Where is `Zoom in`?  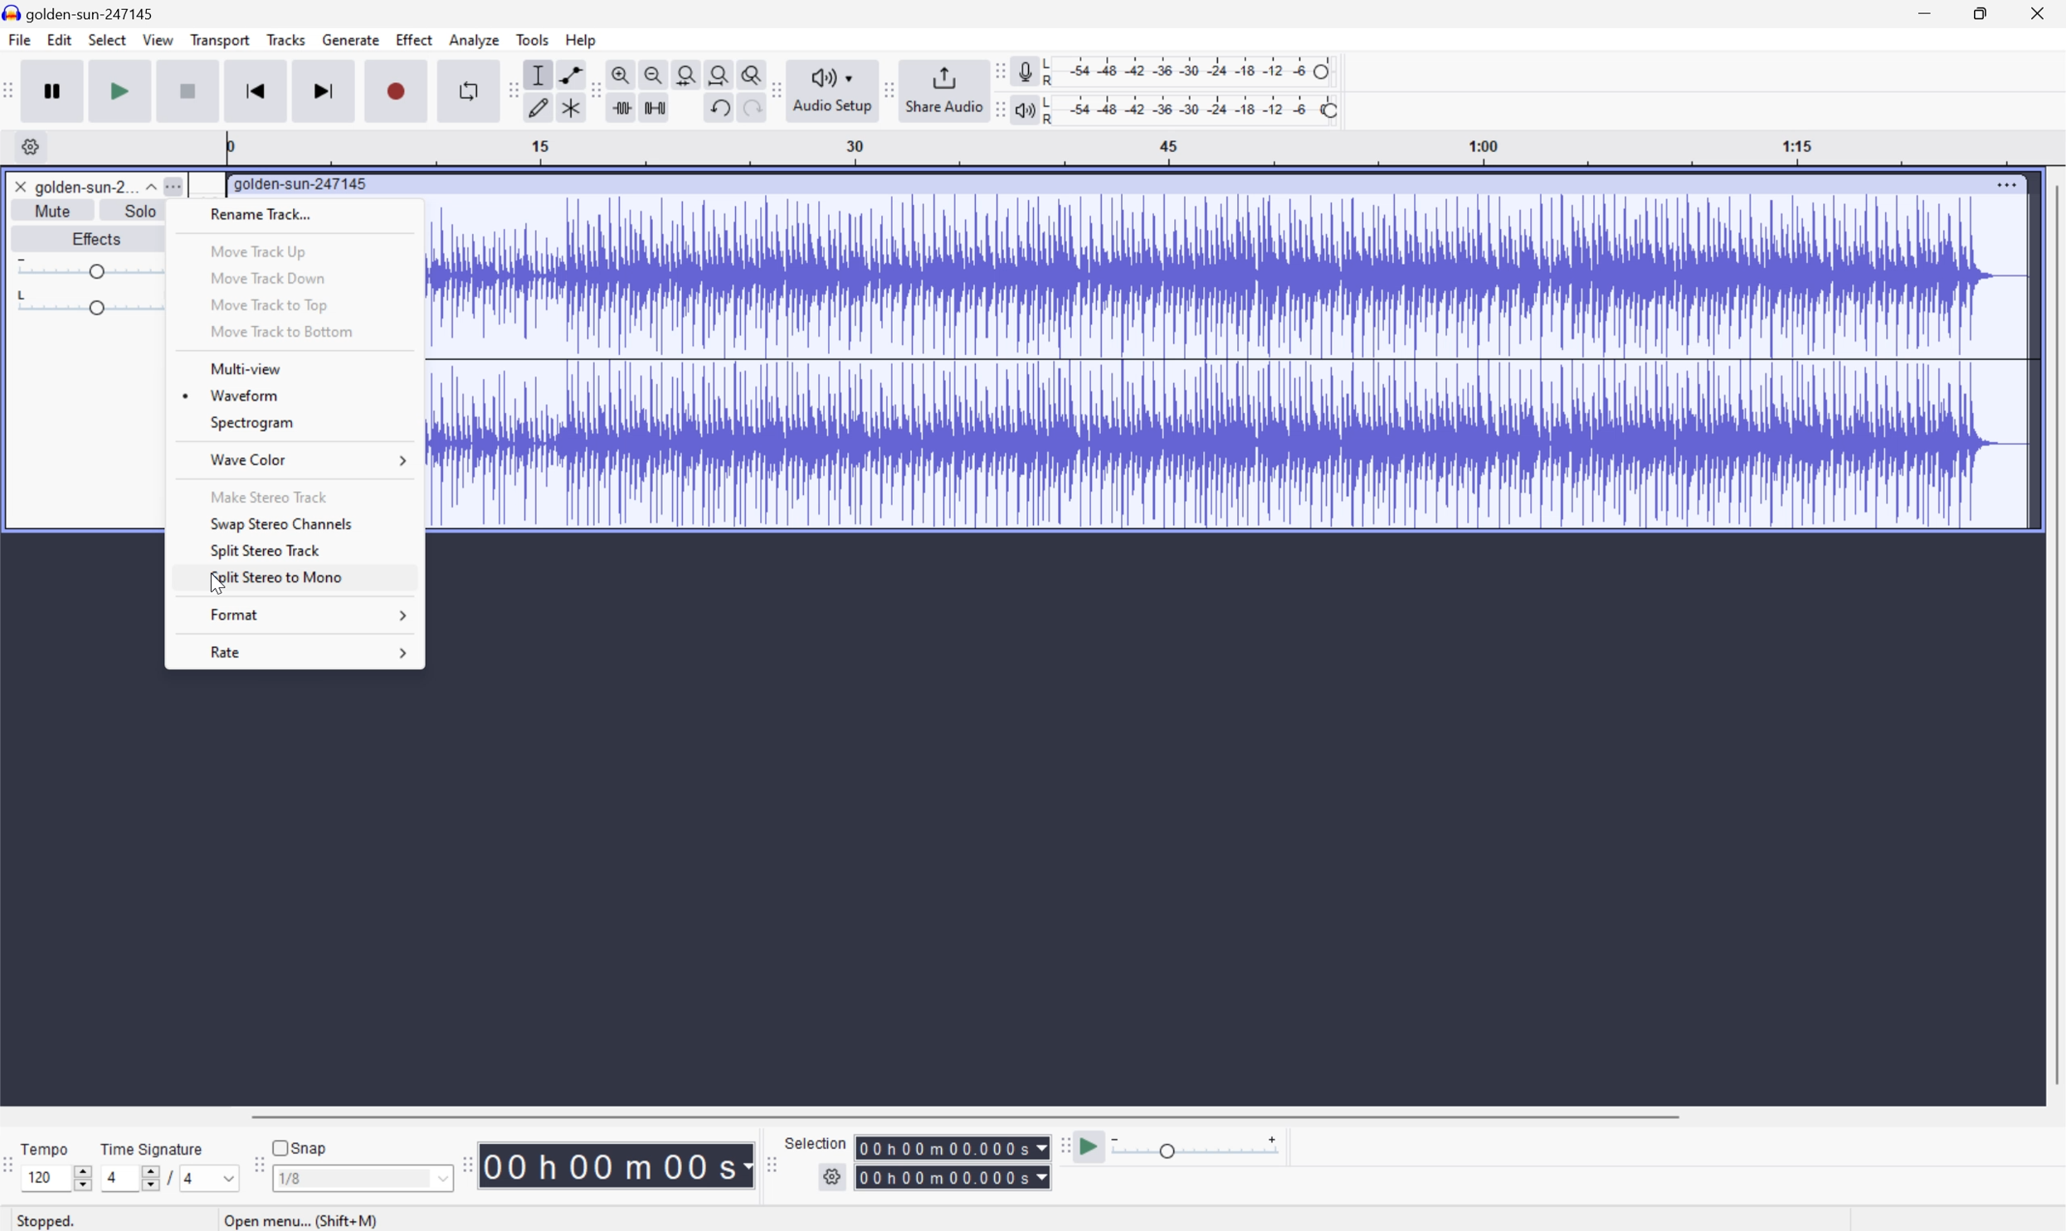
Zoom in is located at coordinates (621, 73).